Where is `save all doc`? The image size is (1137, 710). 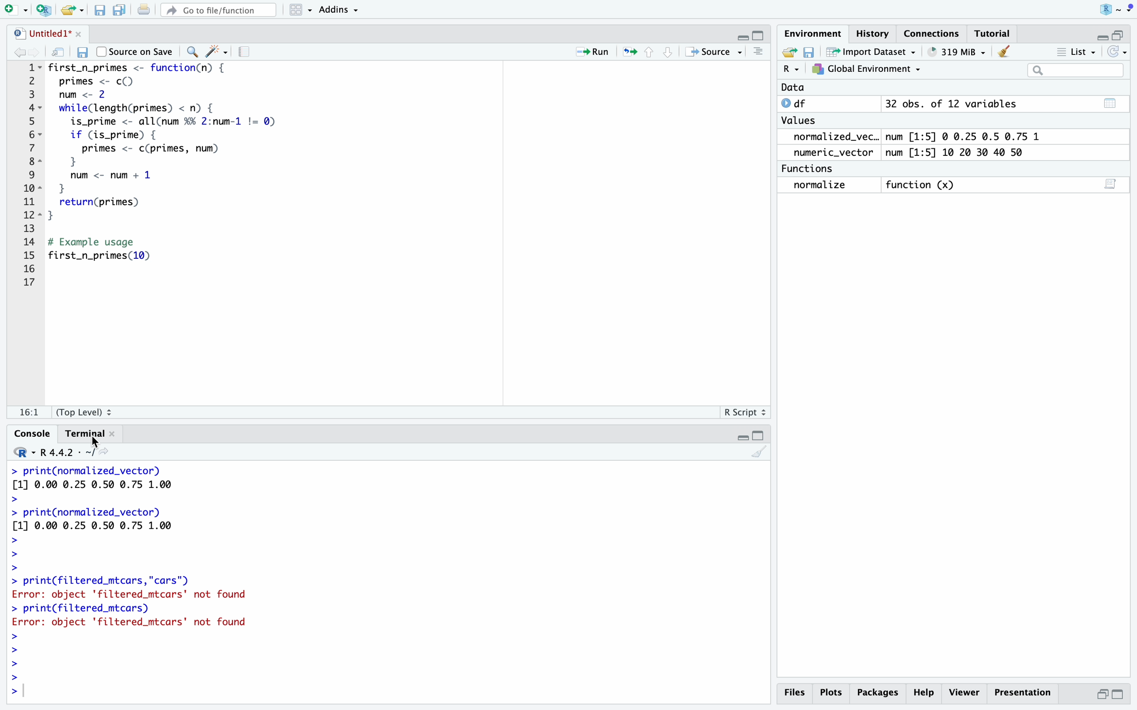 save all doc is located at coordinates (121, 10).